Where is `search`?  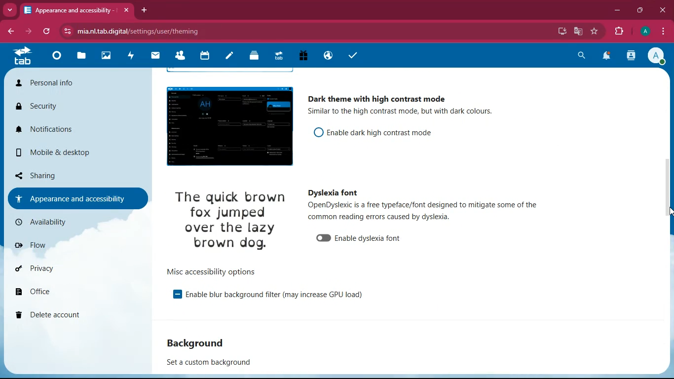 search is located at coordinates (581, 55).